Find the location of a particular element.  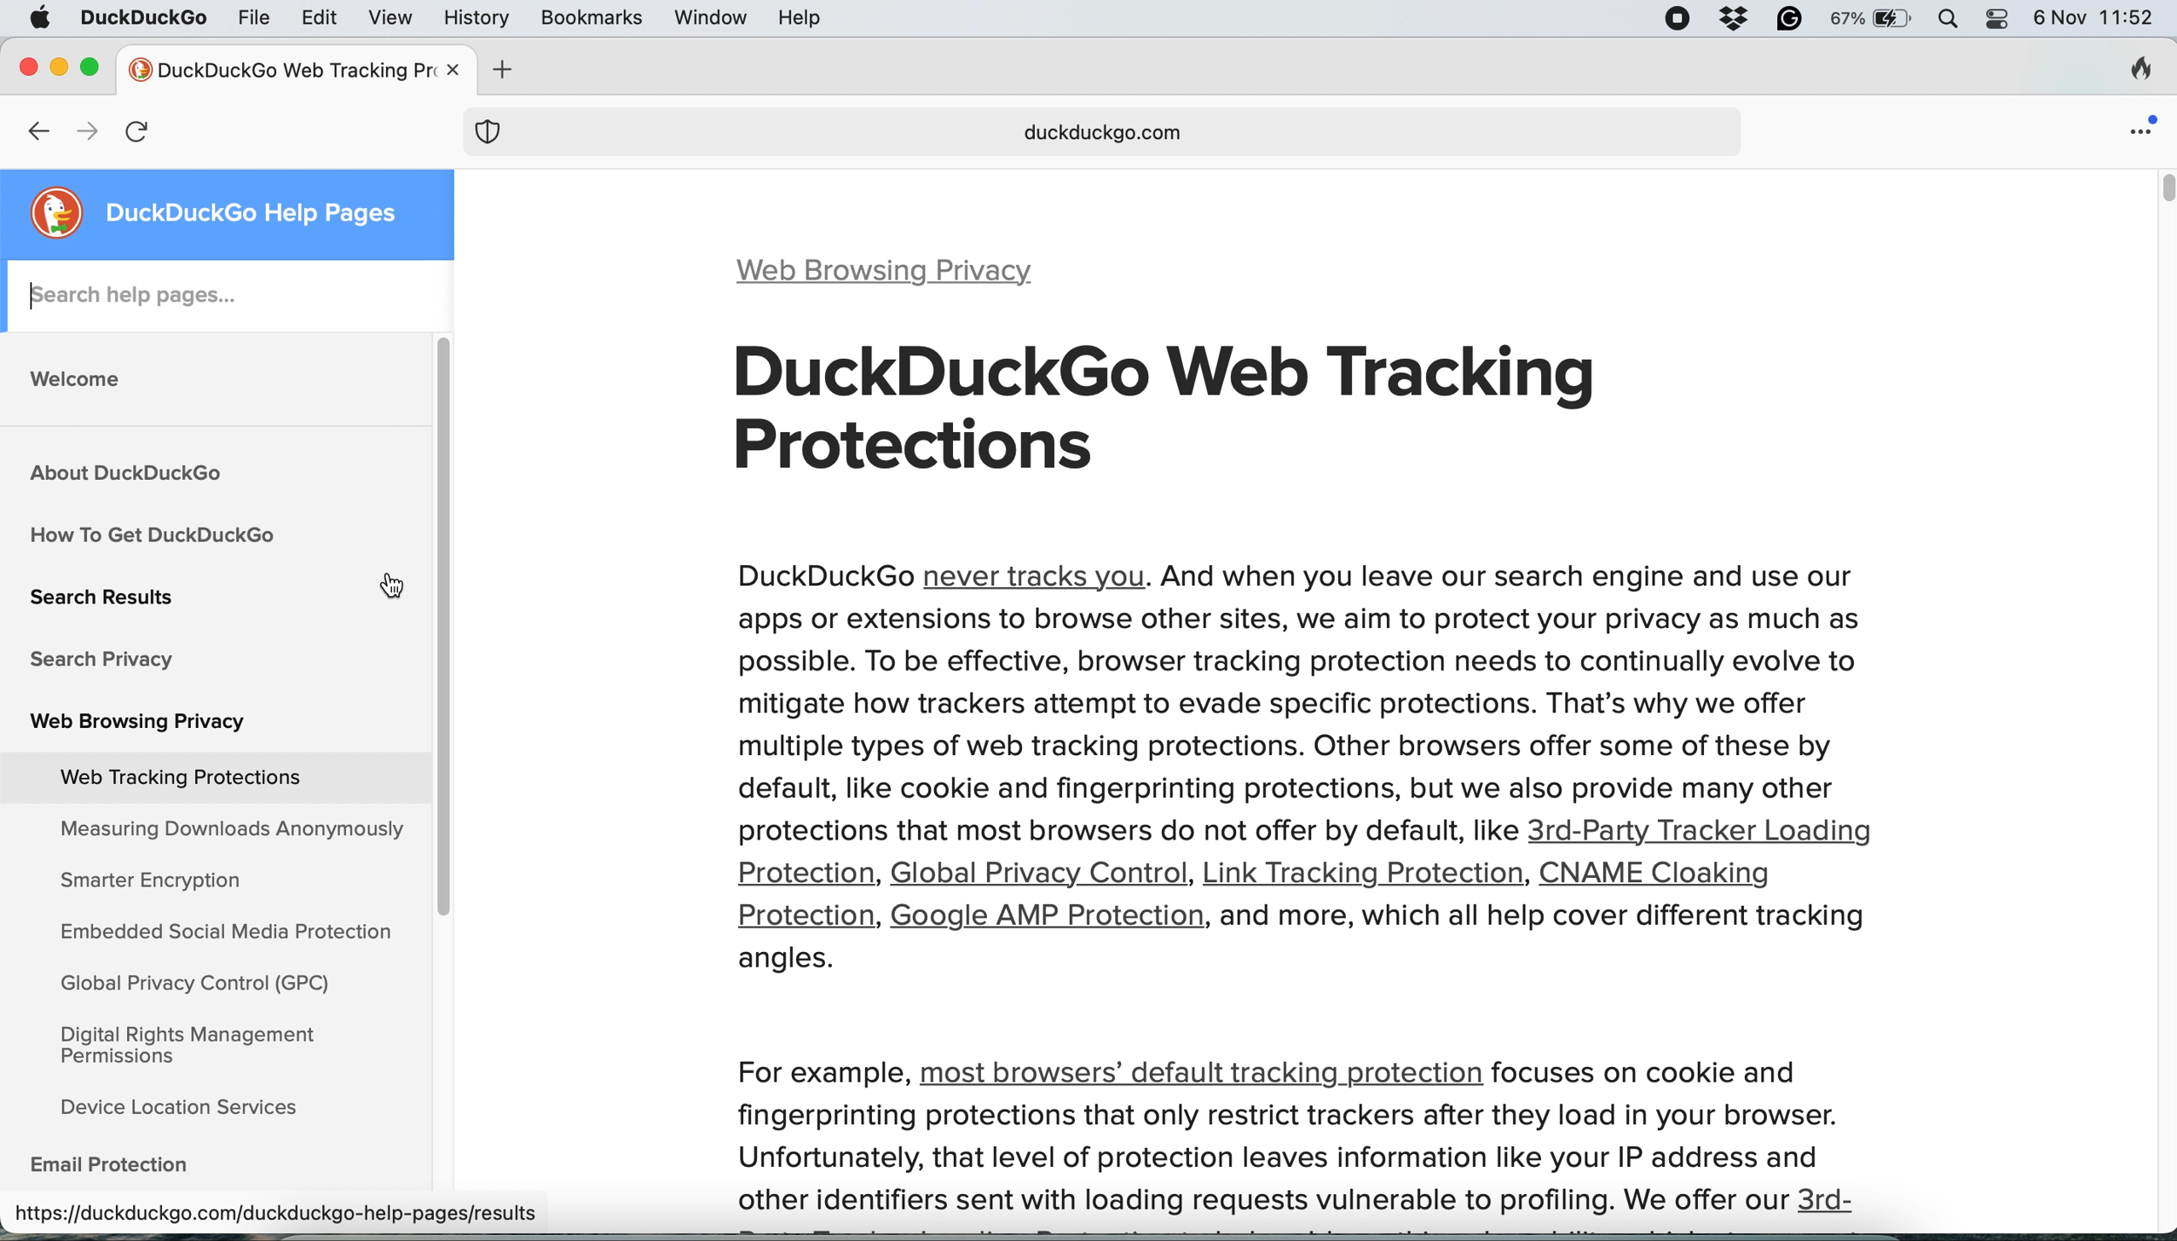

ocuses on cookie and is located at coordinates (1654, 1076).